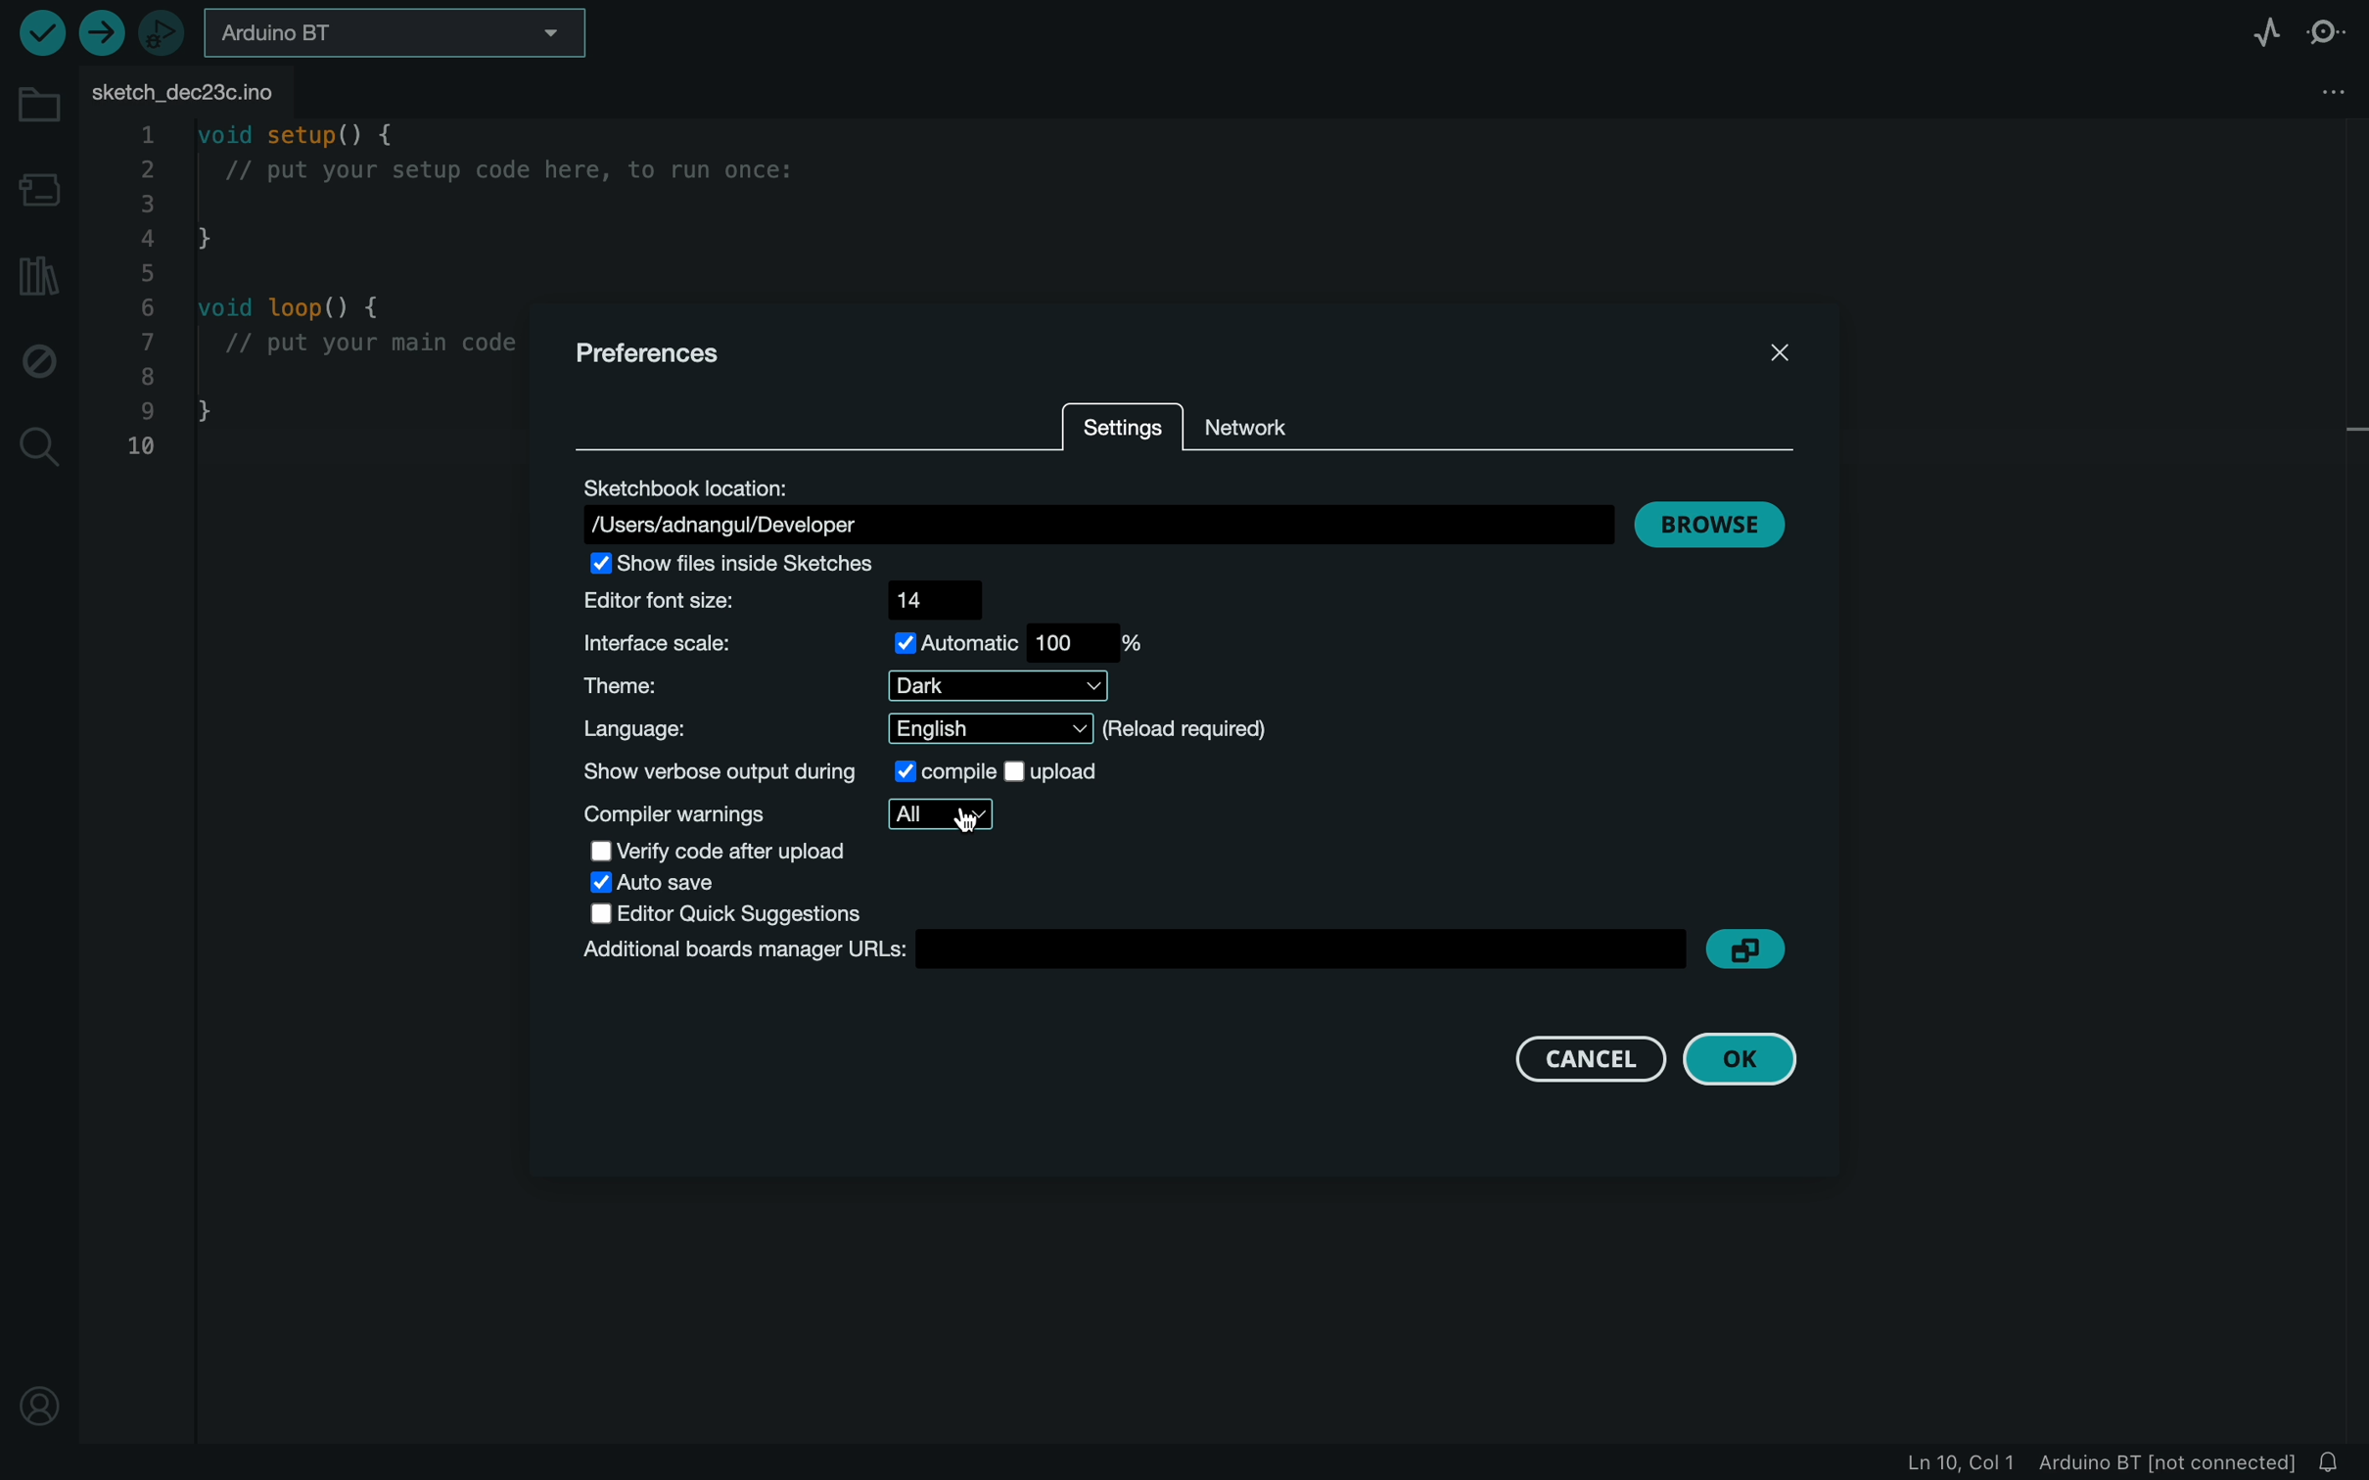 The image size is (2369, 1480). I want to click on quick suggestion , so click(717, 913).